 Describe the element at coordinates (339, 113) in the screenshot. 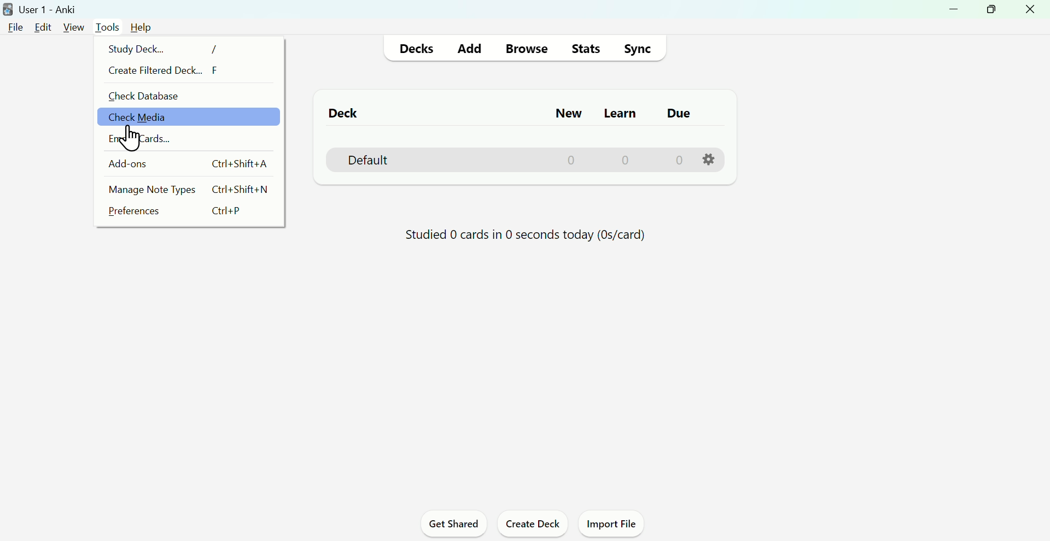

I see `Deck` at that location.